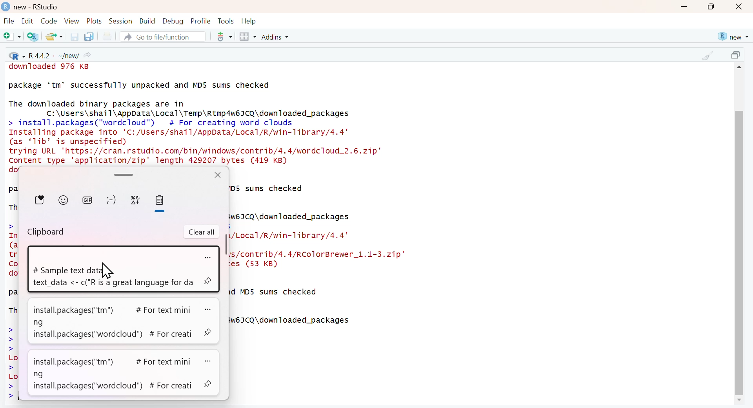 Image resolution: width=753 pixels, height=408 pixels. Describe the element at coordinates (684, 6) in the screenshot. I see `minimize` at that location.